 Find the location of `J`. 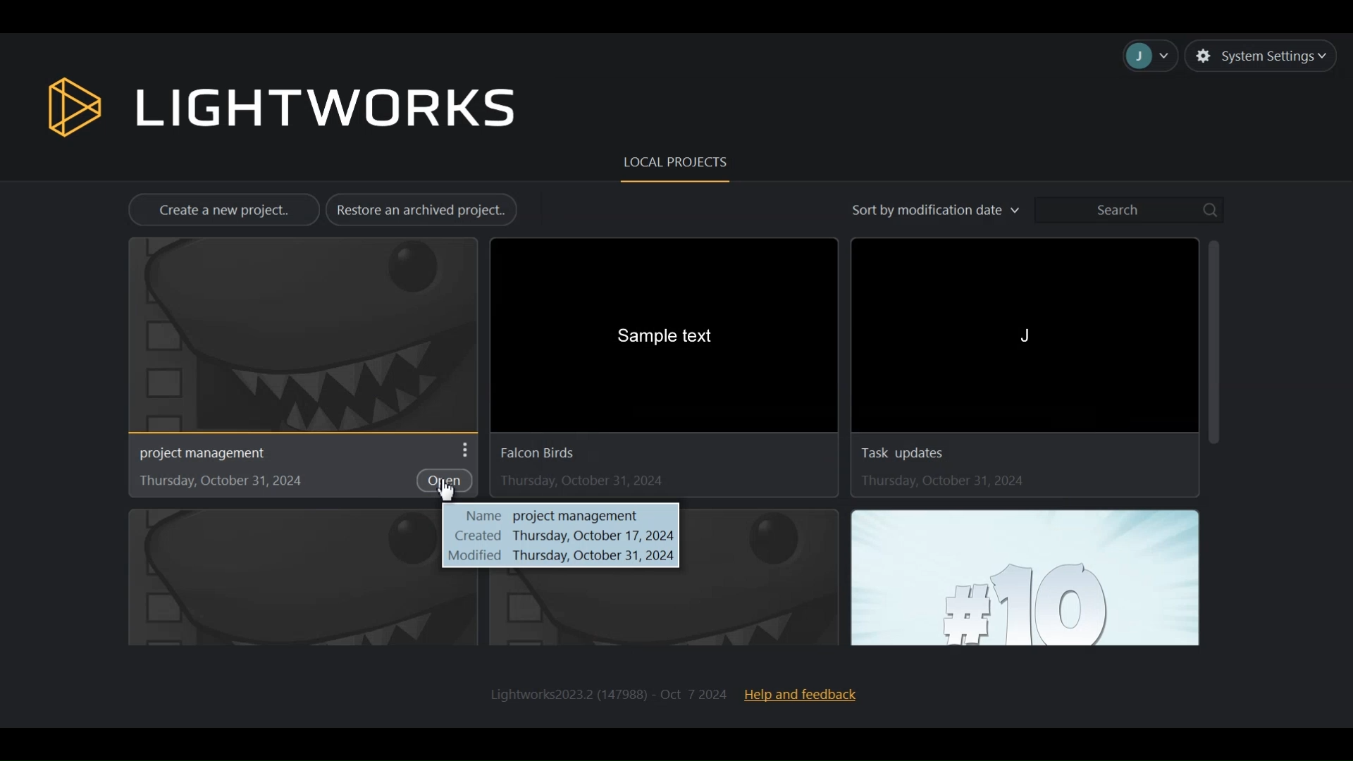

J is located at coordinates (1023, 339).